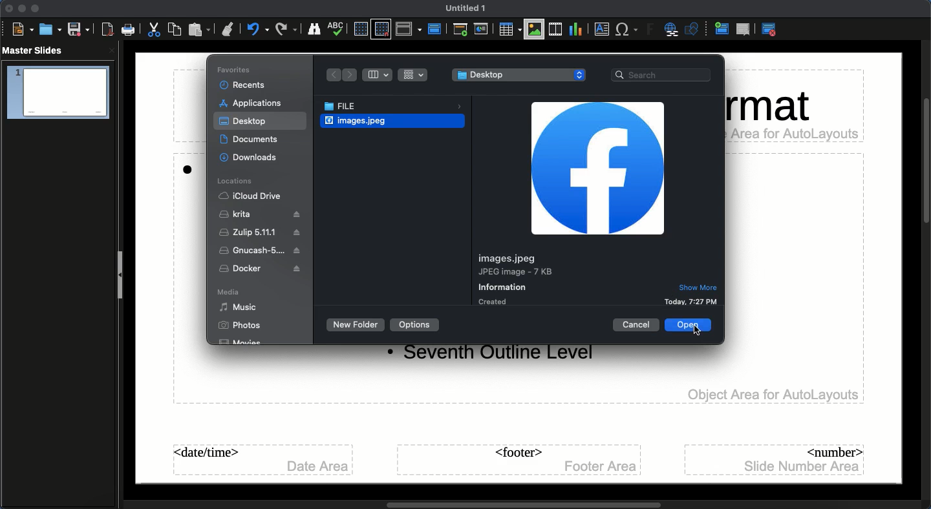 Image resolution: width=931 pixels, height=509 pixels. Describe the element at coordinates (381, 29) in the screenshot. I see `Snap to grid` at that location.